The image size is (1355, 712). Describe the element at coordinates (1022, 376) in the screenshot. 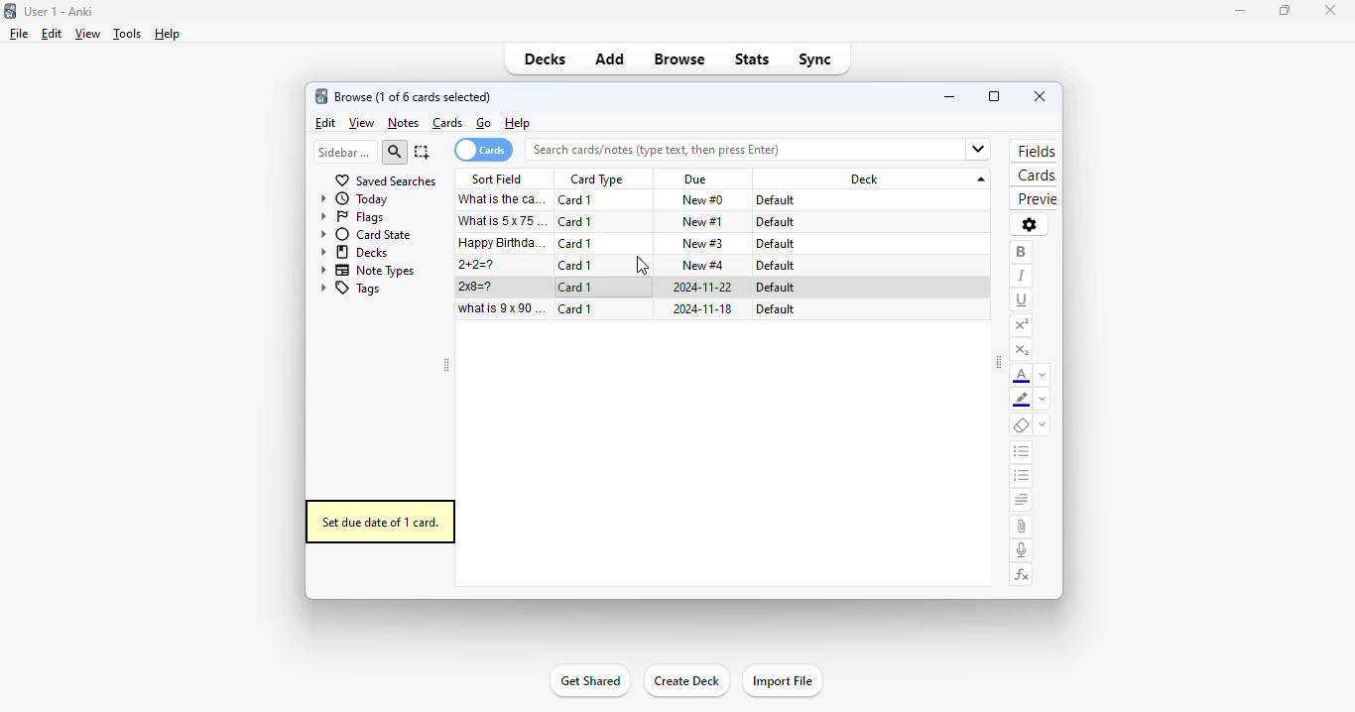

I see `text color` at that location.